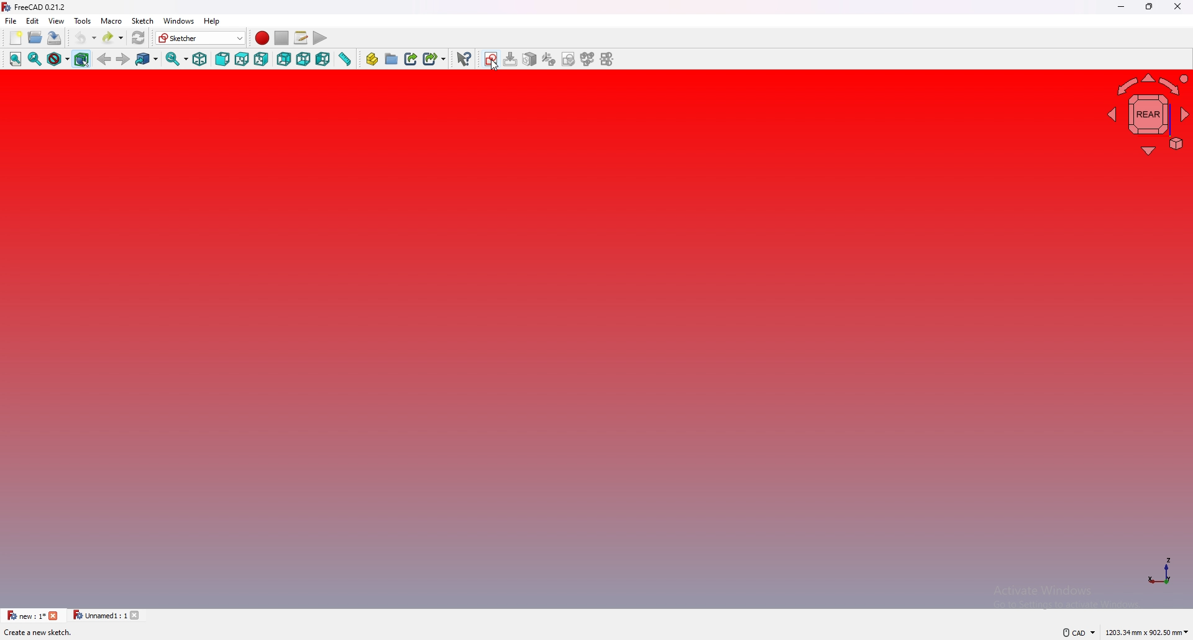  Describe the element at coordinates (241, 59) in the screenshot. I see `top` at that location.